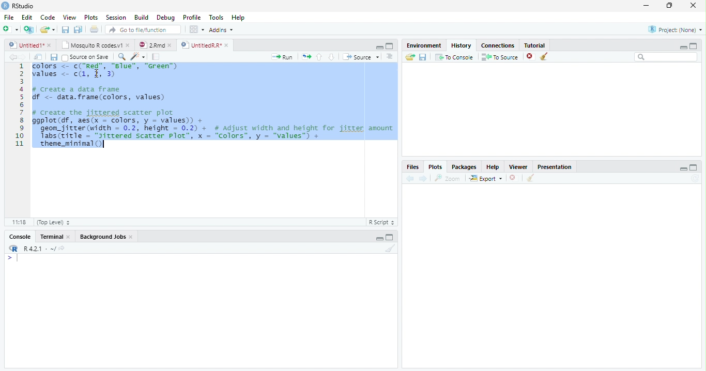 The width and height of the screenshot is (706, 371). I want to click on Debug, so click(165, 18).